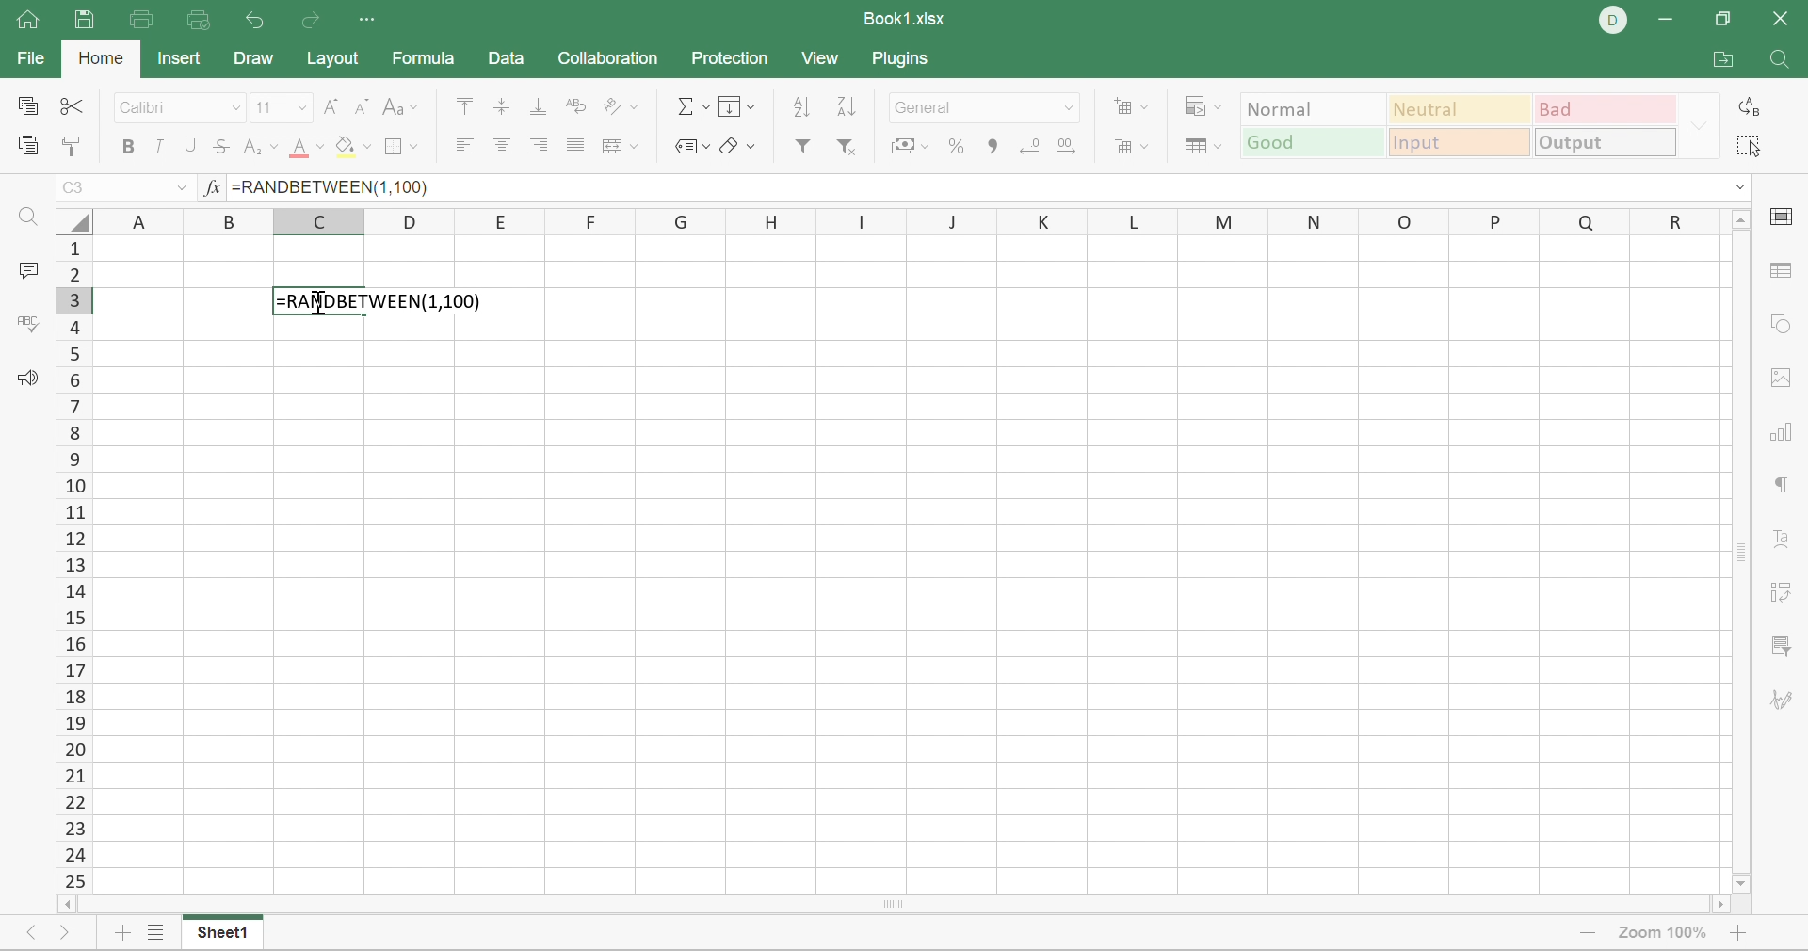  I want to click on Zoom In, so click(1745, 928).